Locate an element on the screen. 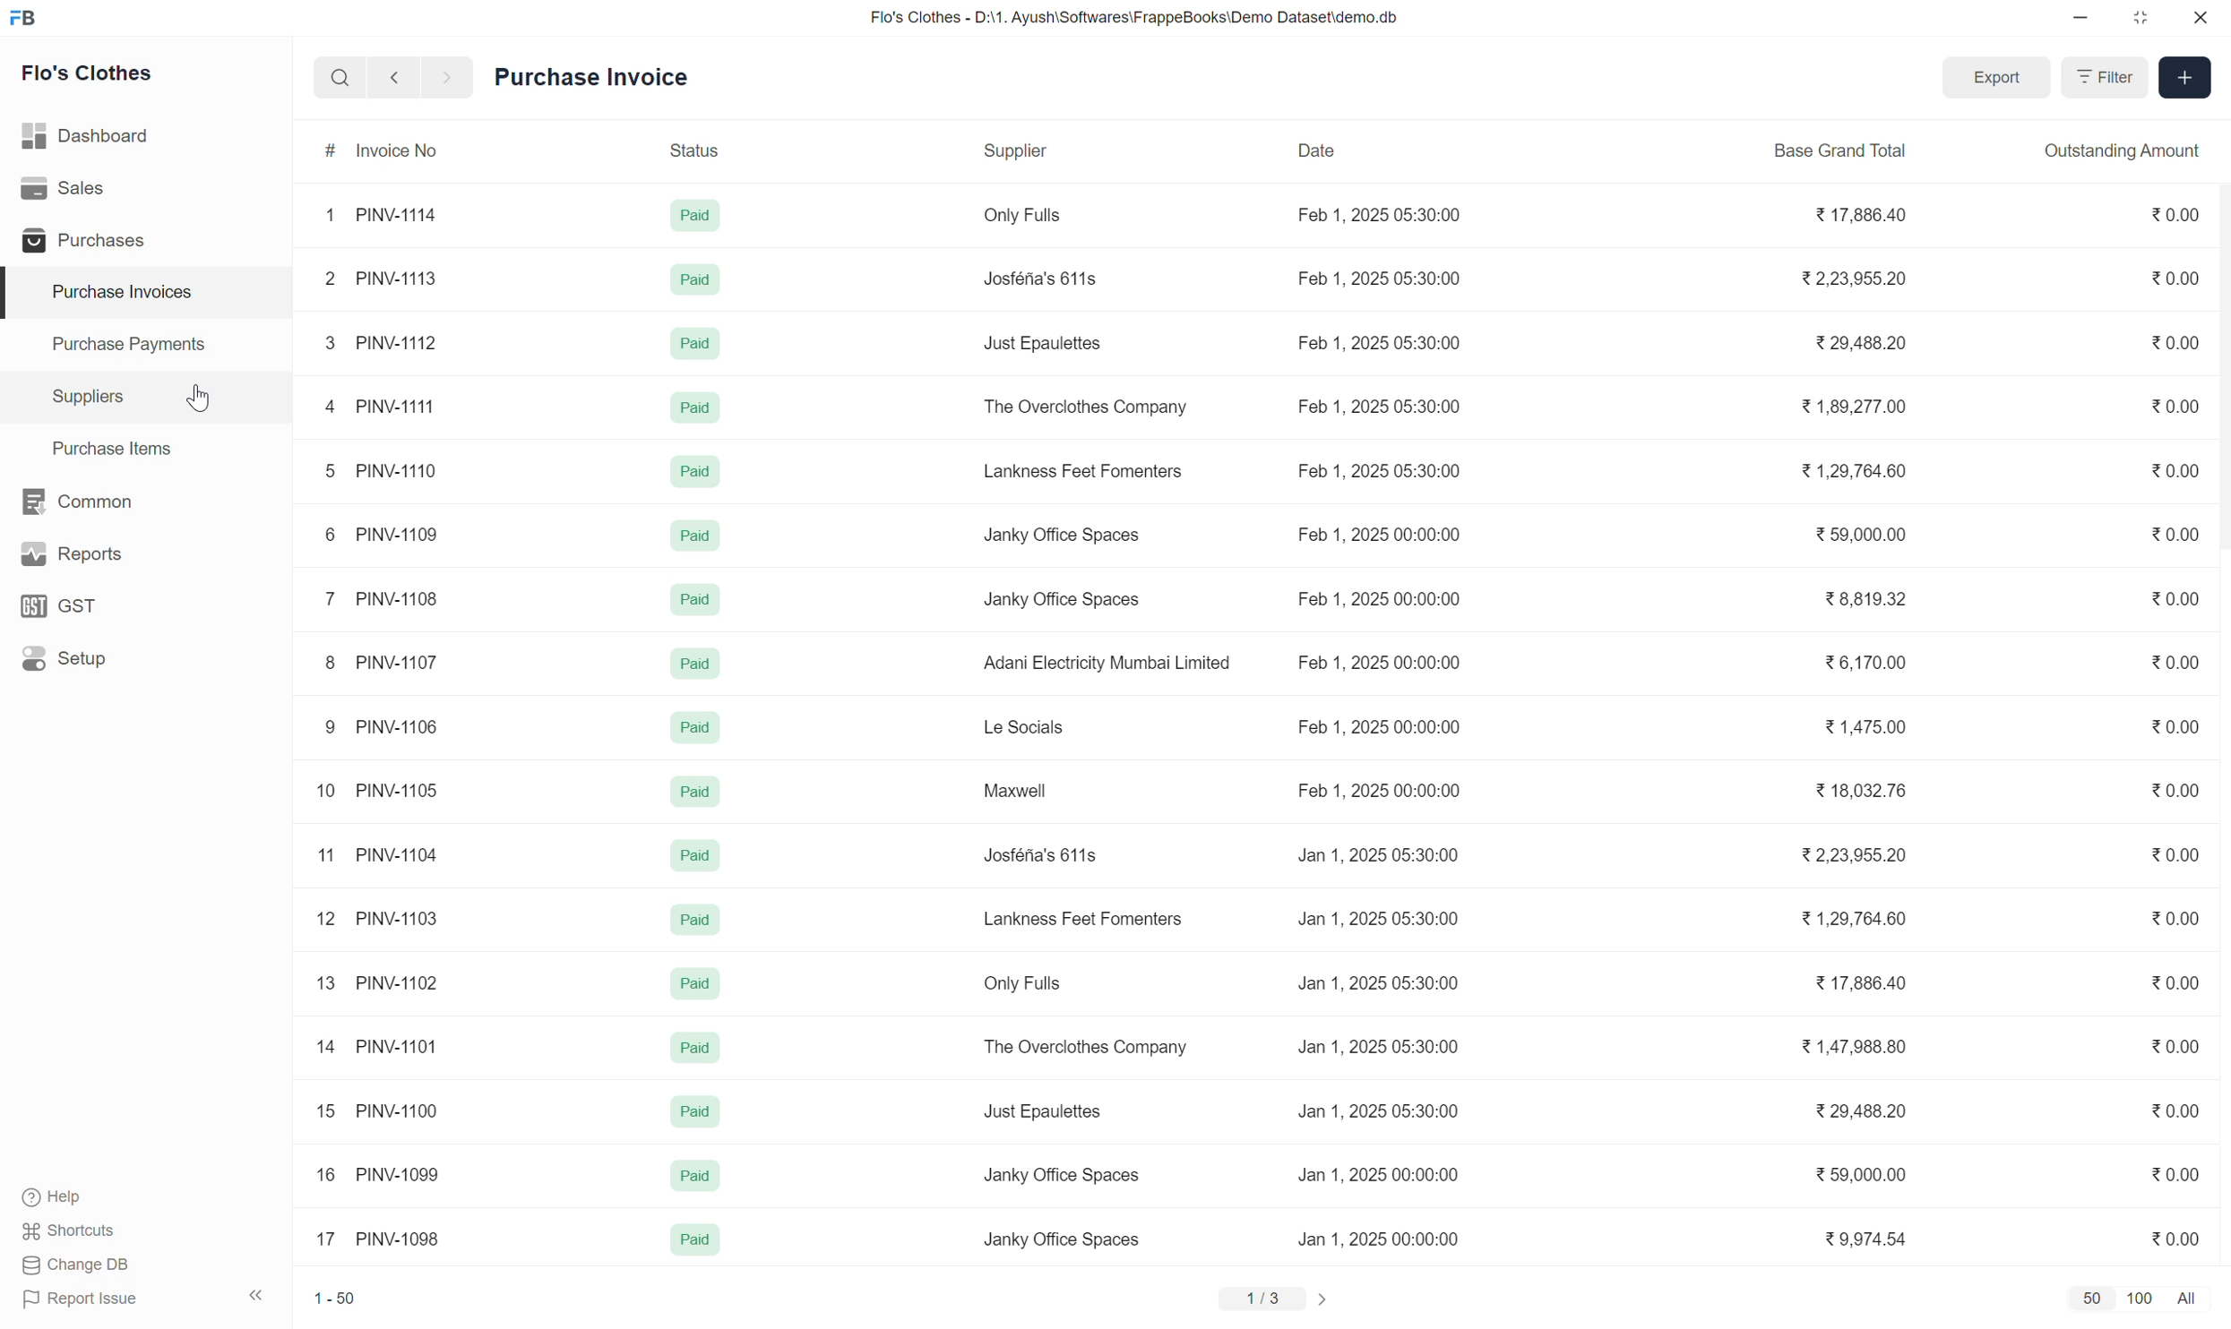 Image resolution: width=2231 pixels, height=1329 pixels. 6,170.00 is located at coordinates (1865, 661).